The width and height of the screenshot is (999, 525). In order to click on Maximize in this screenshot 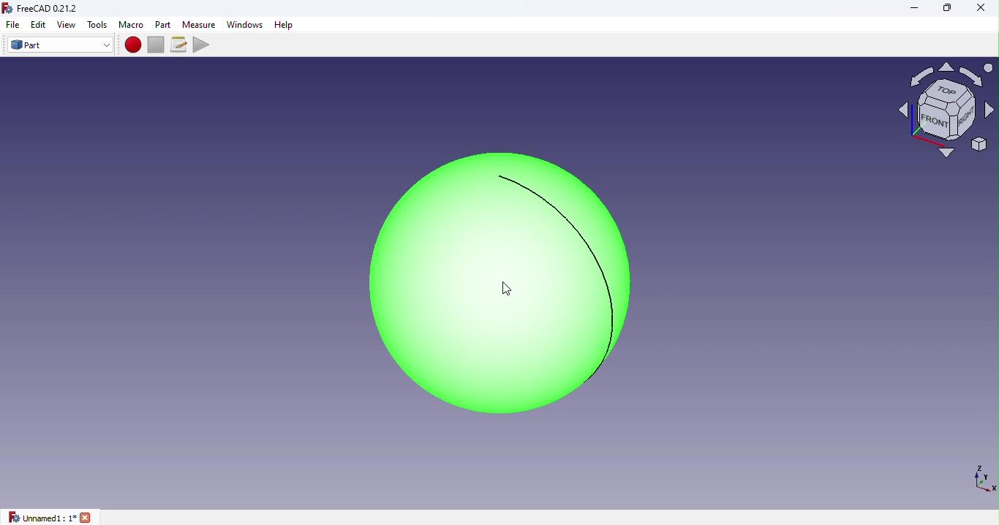, I will do `click(947, 10)`.